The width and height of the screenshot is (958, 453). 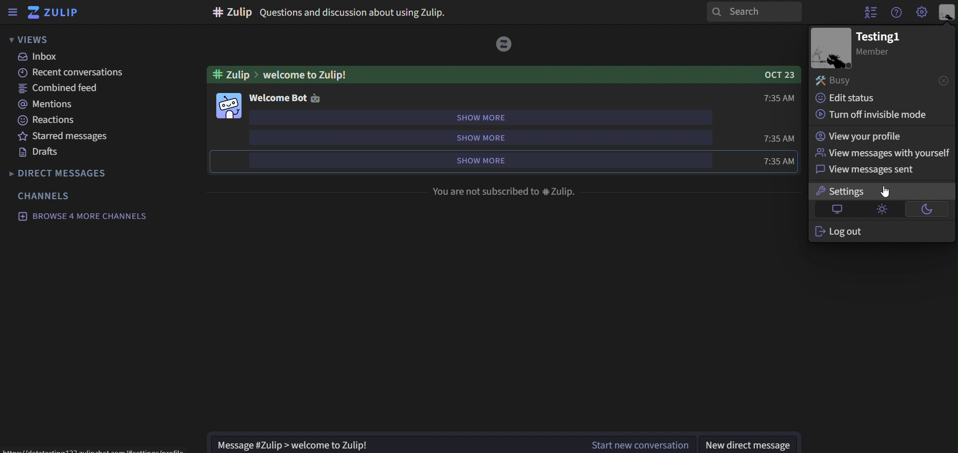 What do you see at coordinates (923, 11) in the screenshot?
I see `settings` at bounding box center [923, 11].